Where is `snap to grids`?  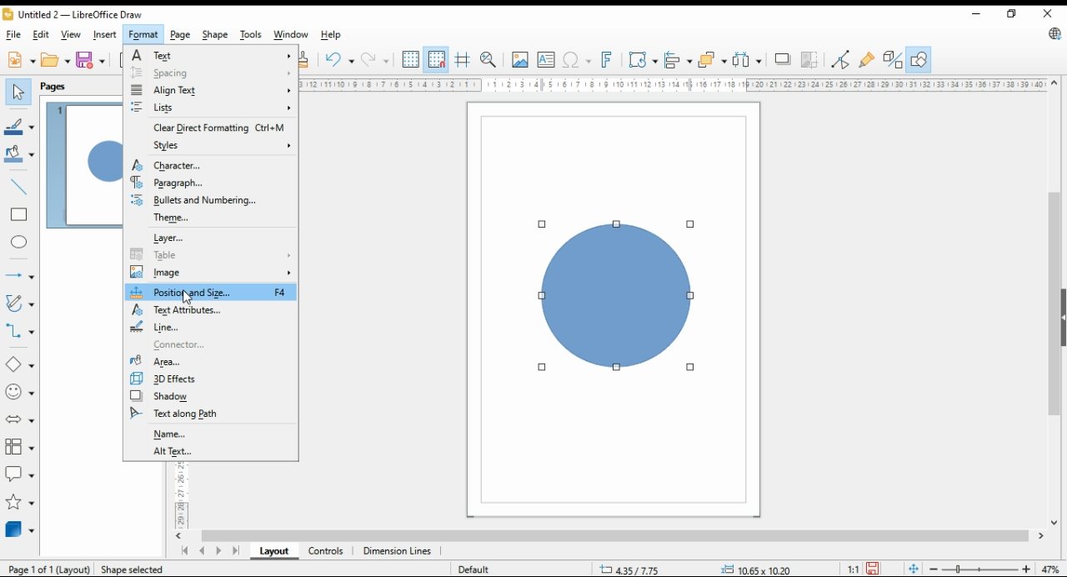
snap to grids is located at coordinates (437, 60).